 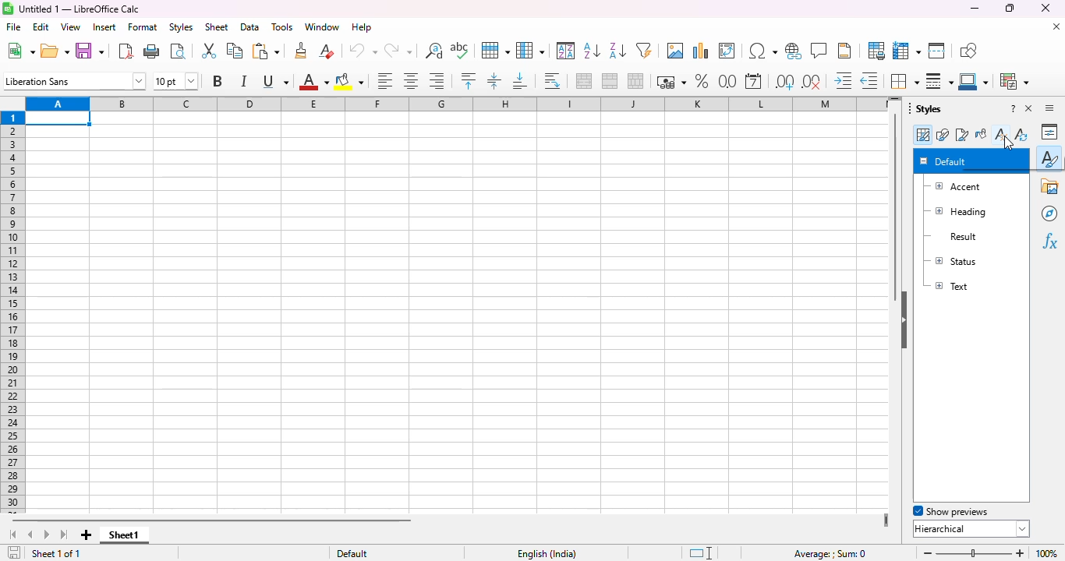 What do you see at coordinates (530, 51) in the screenshot?
I see `column` at bounding box center [530, 51].